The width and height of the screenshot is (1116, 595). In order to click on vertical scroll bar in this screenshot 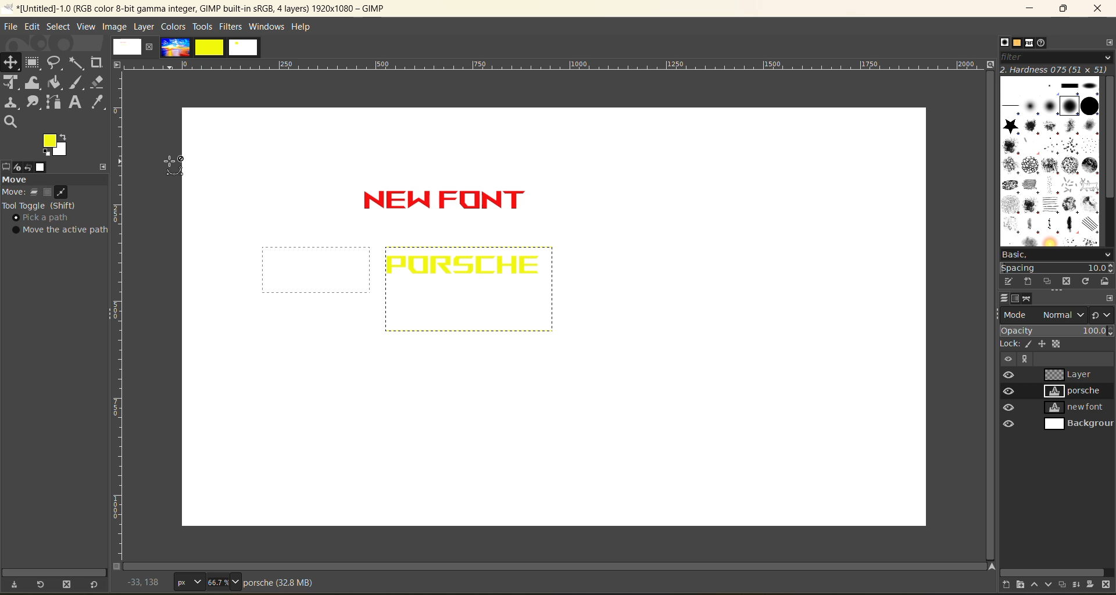, I will do `click(56, 567)`.